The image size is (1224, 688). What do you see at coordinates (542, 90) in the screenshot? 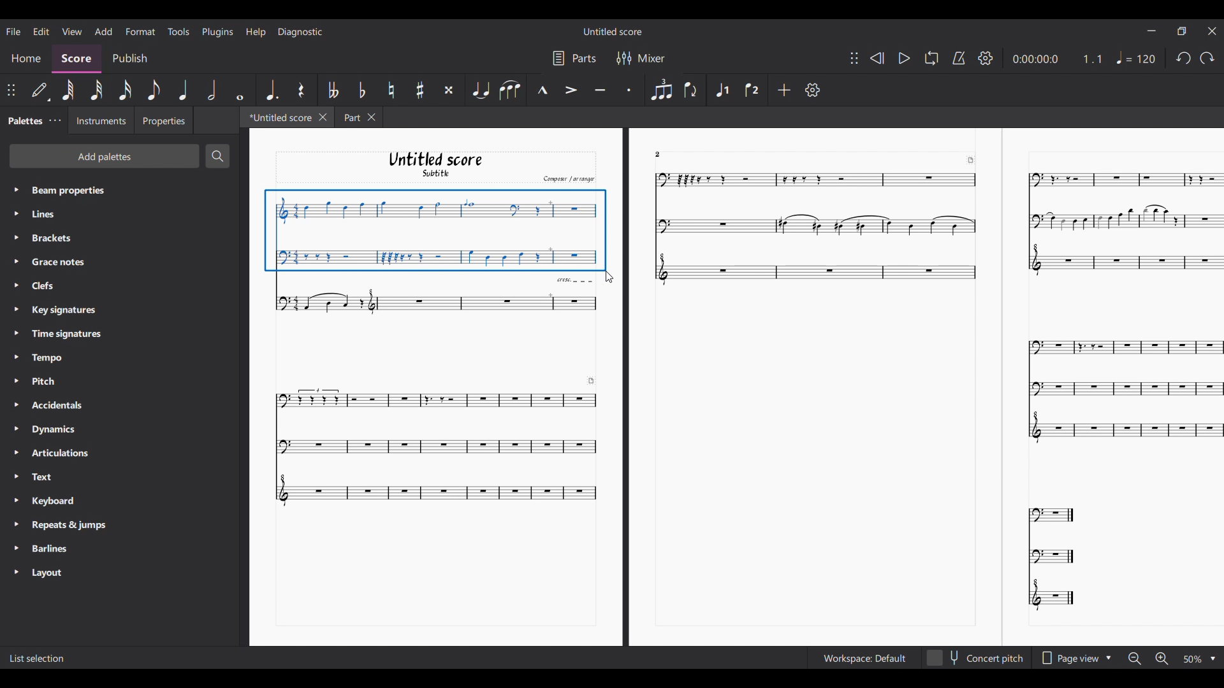
I see `Marcato` at bounding box center [542, 90].